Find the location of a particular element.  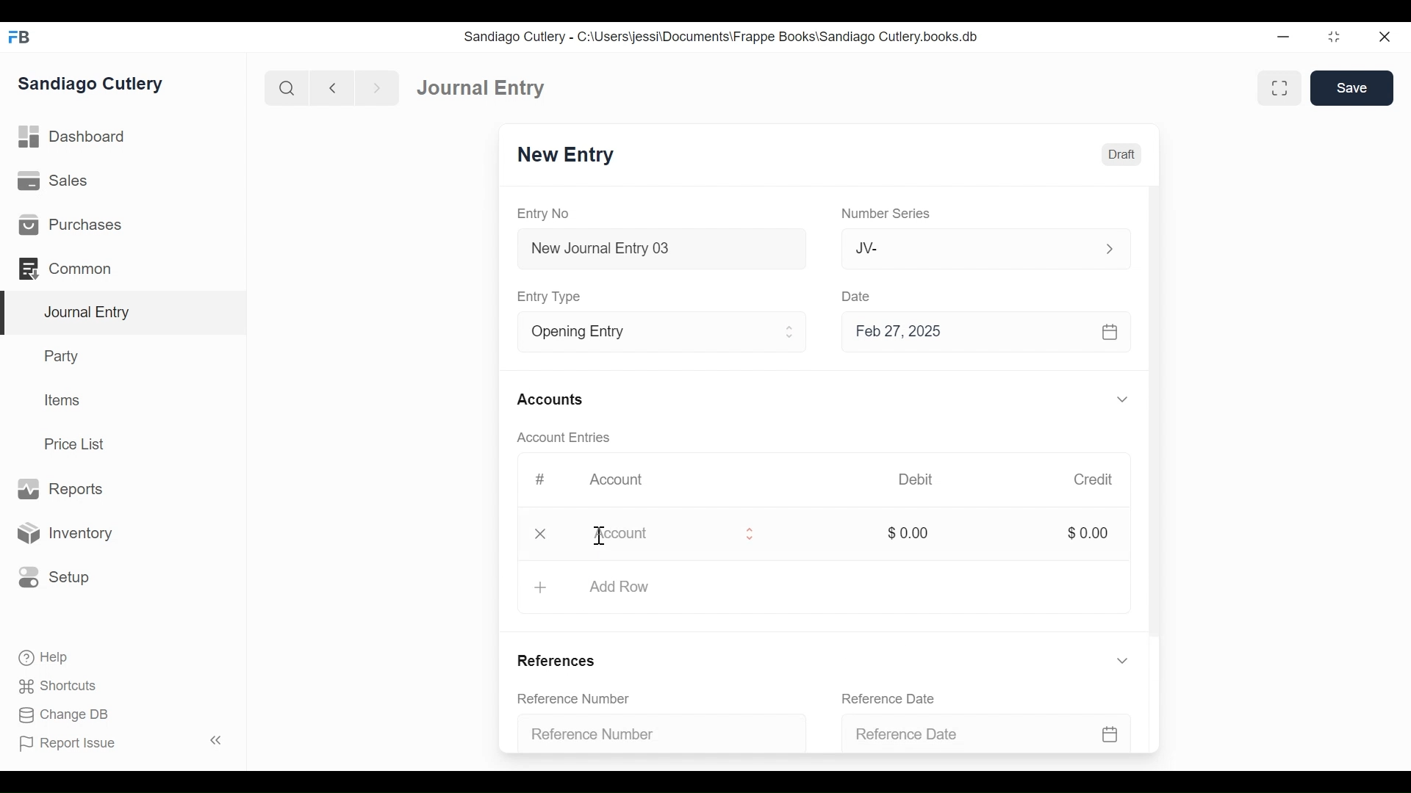

Search is located at coordinates (285, 87).